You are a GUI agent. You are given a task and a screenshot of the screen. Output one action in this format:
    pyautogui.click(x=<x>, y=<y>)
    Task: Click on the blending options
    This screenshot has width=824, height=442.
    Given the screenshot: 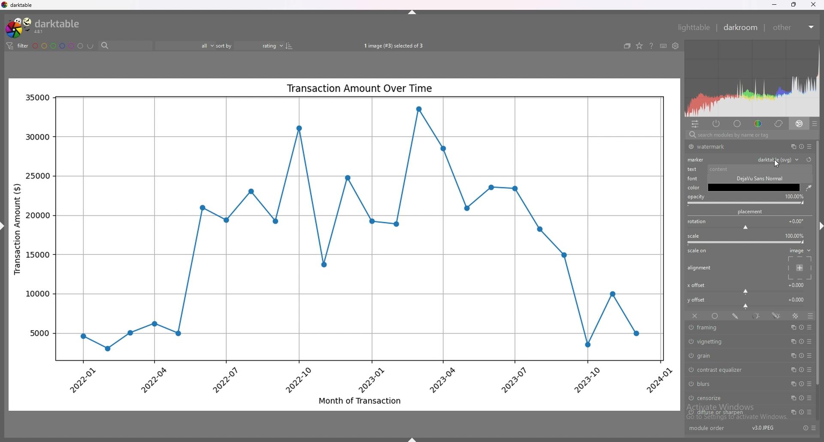 What is the action you would take?
    pyautogui.click(x=809, y=316)
    